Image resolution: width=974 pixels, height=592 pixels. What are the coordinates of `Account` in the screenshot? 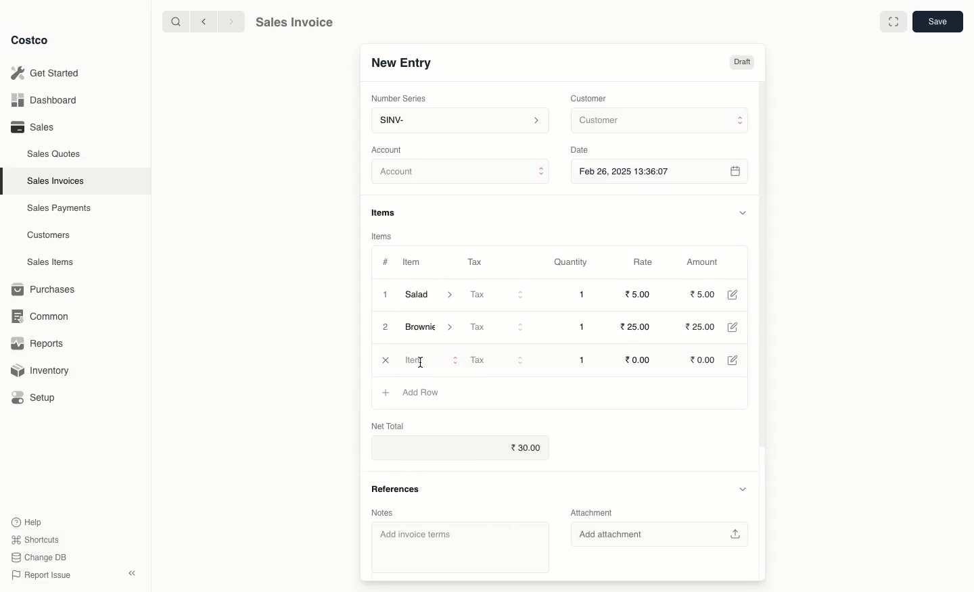 It's located at (461, 174).